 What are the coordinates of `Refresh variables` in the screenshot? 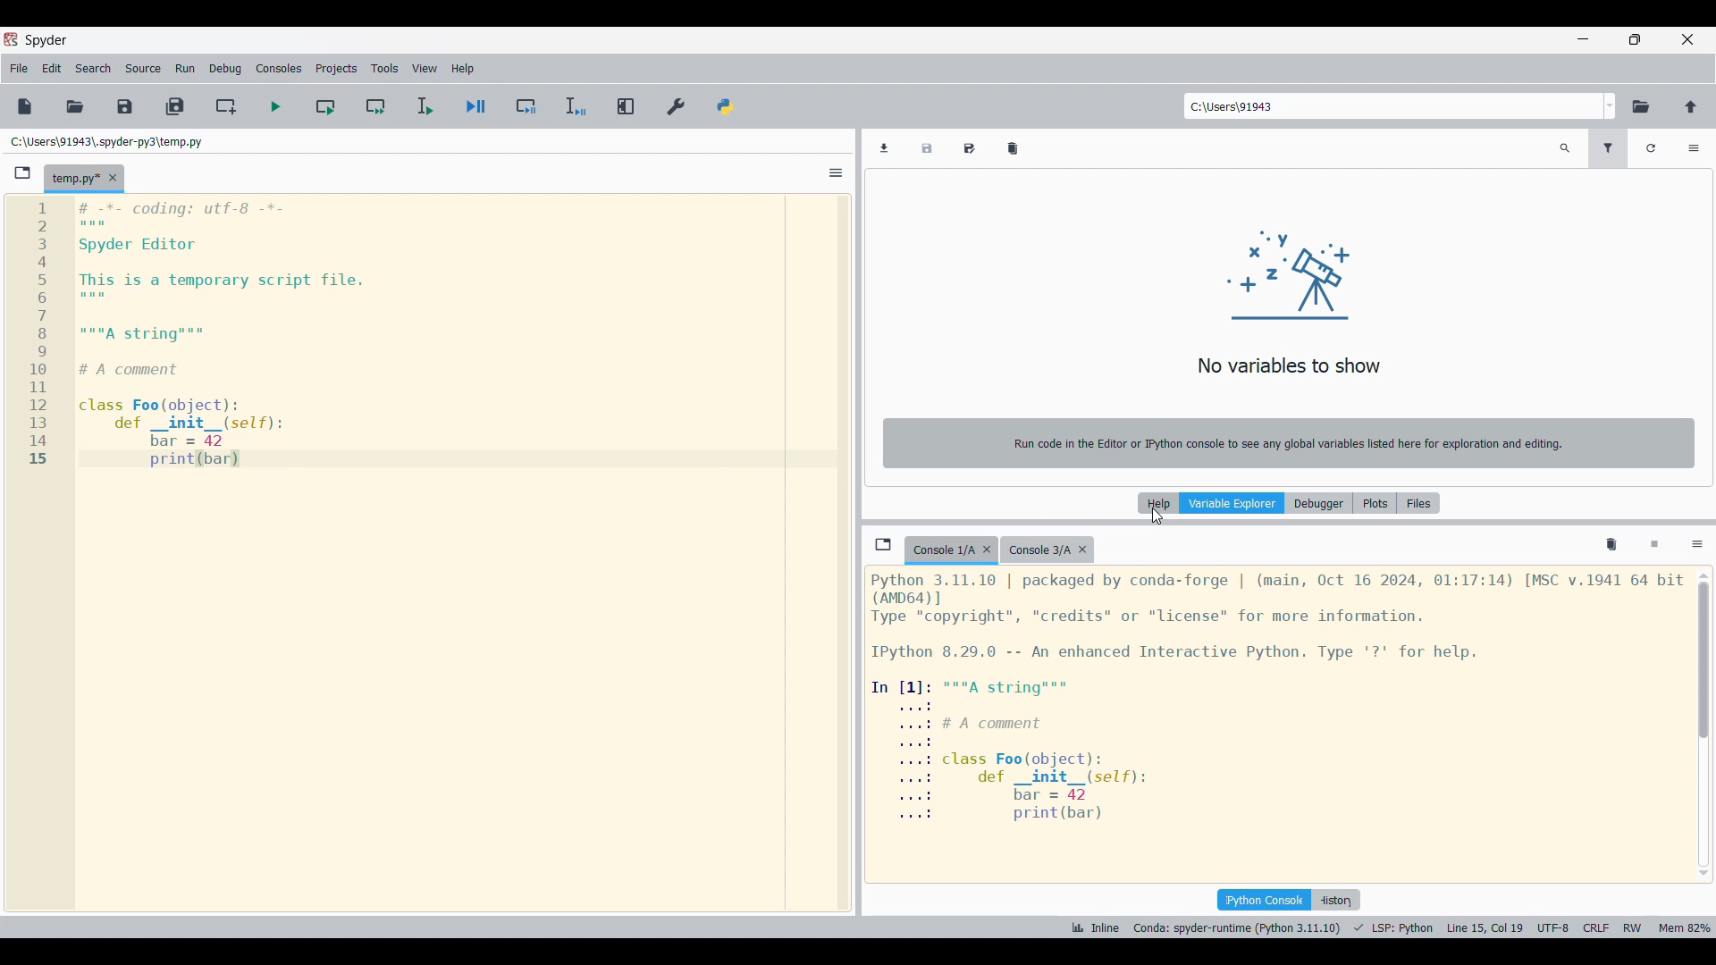 It's located at (1652, 148).